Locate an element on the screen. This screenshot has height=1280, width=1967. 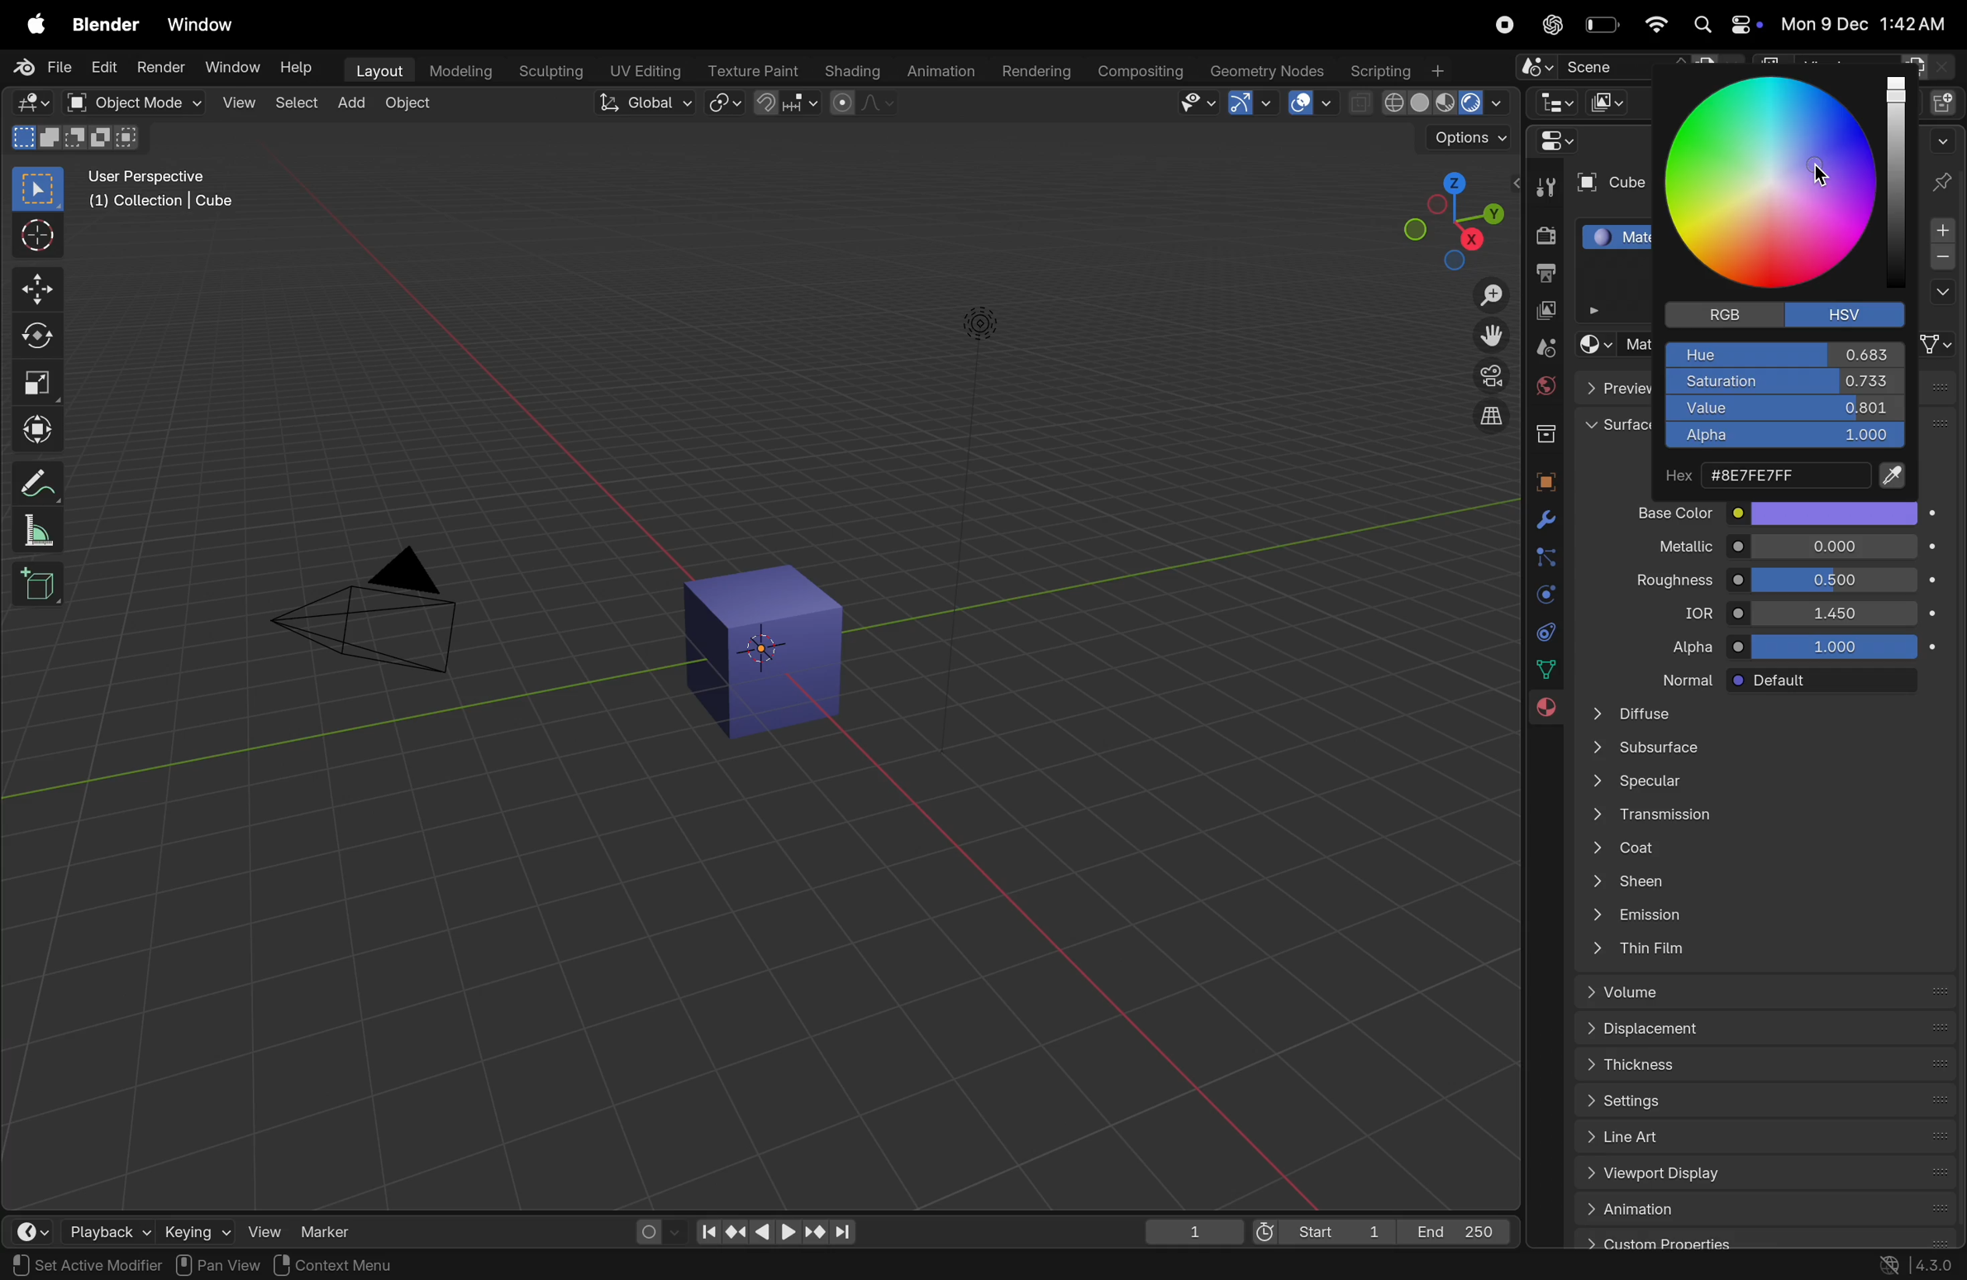
tools is located at coordinates (1545, 185).